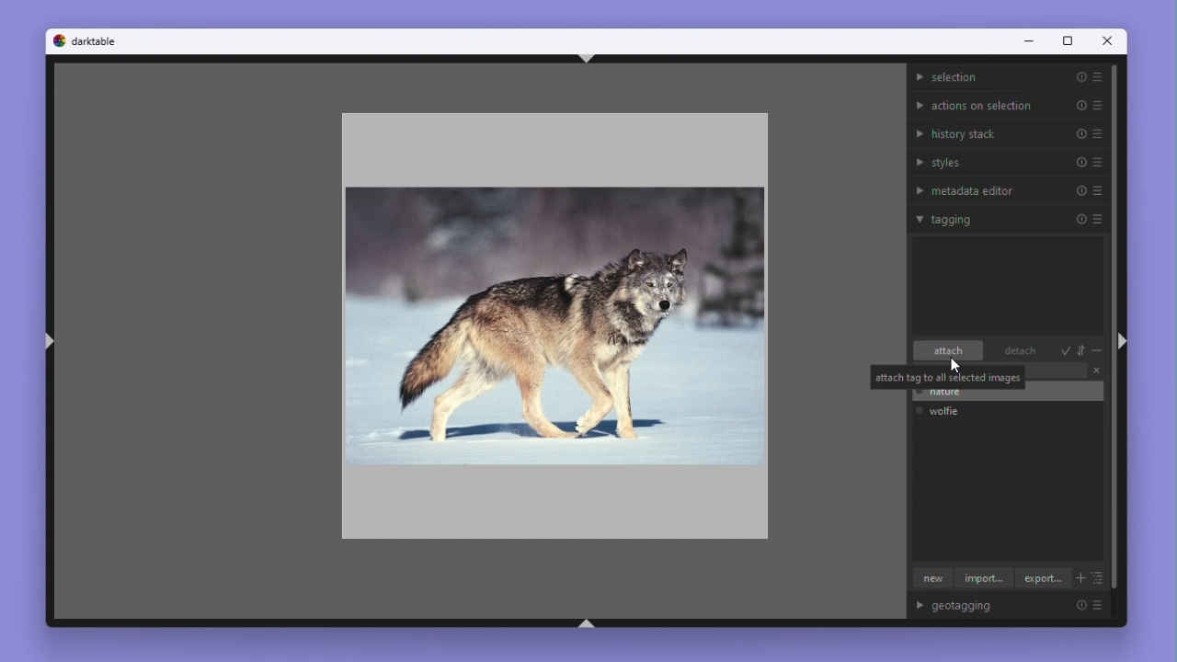 Image resolution: width=1177 pixels, height=662 pixels. I want to click on Dark Table, so click(96, 40).